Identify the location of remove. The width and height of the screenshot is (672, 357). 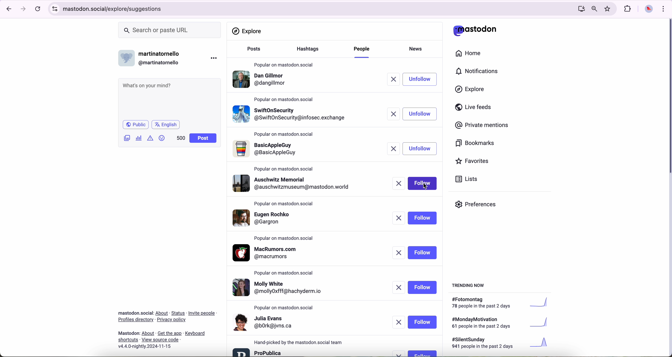
(399, 288).